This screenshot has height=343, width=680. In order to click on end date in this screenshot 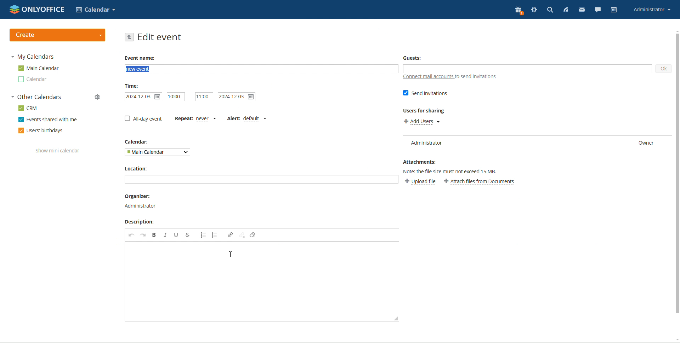, I will do `click(237, 97)`.